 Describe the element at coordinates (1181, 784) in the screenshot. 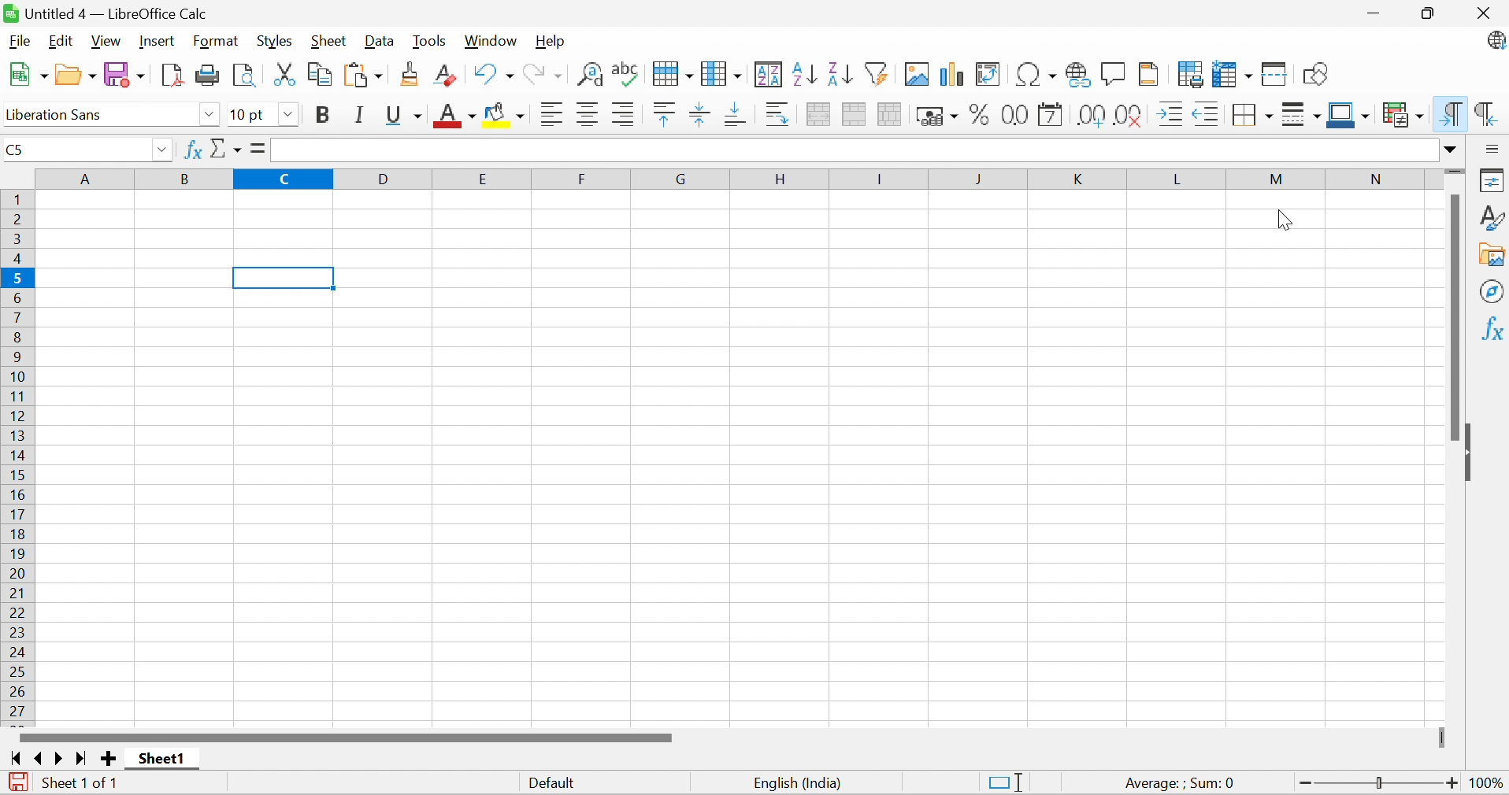

I see `verage ; Sum:0` at that location.